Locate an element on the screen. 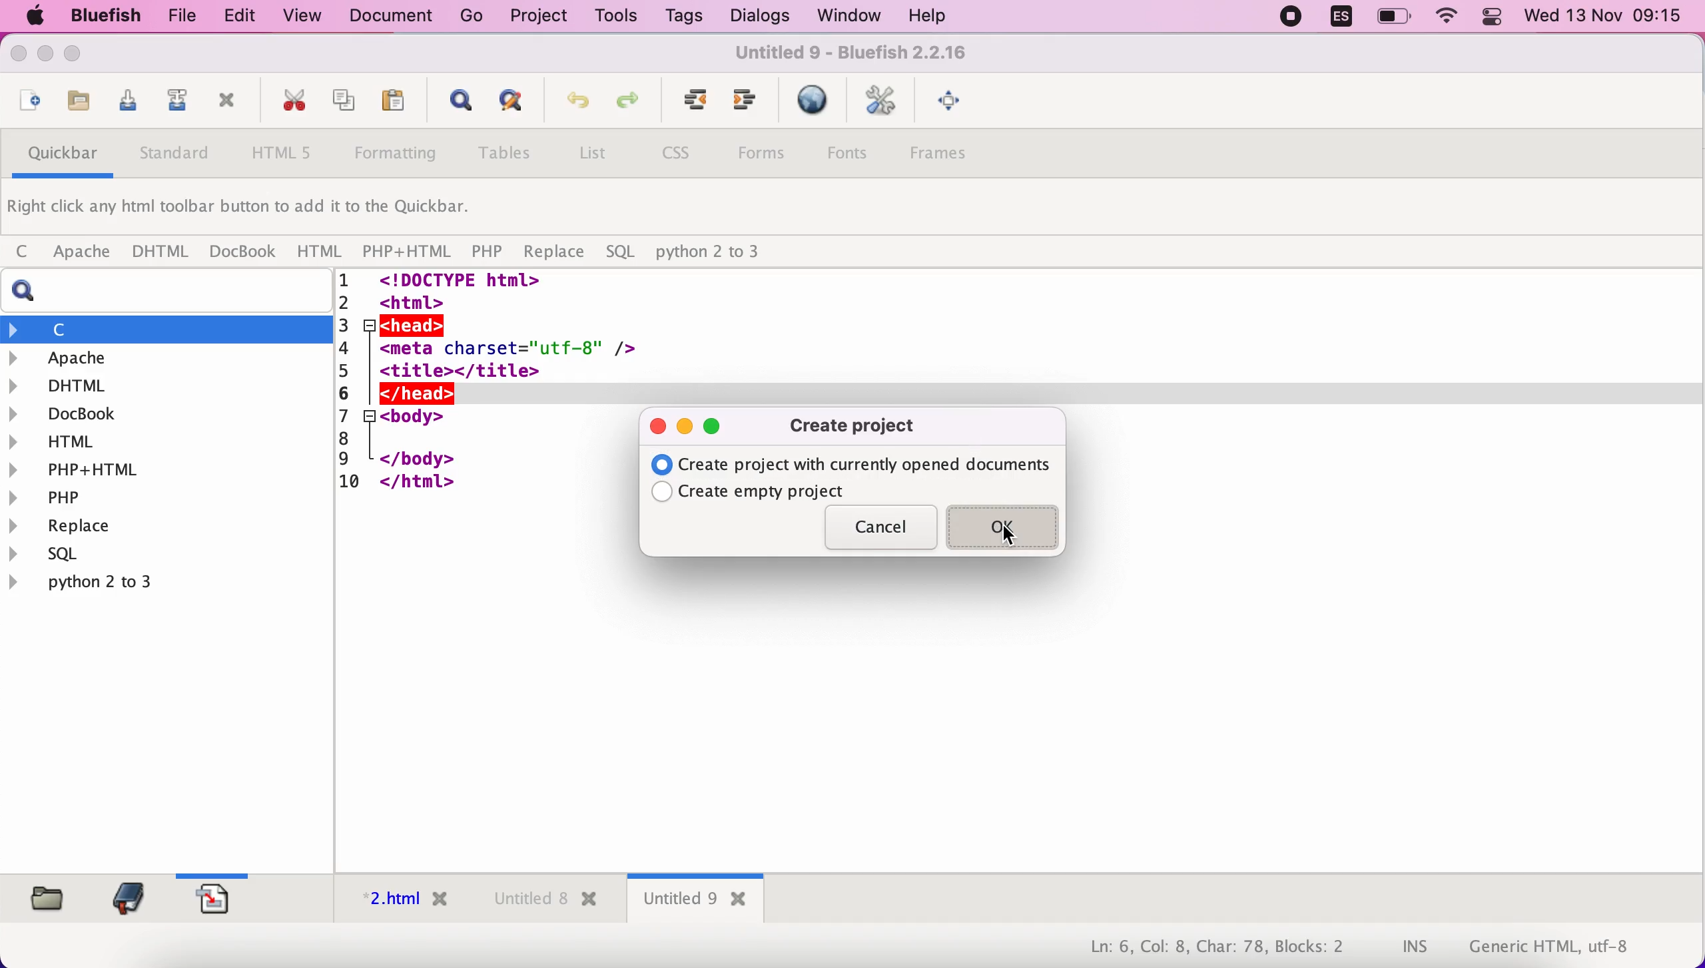 This screenshot has width=1705, height=968. fonts is located at coordinates (854, 152).